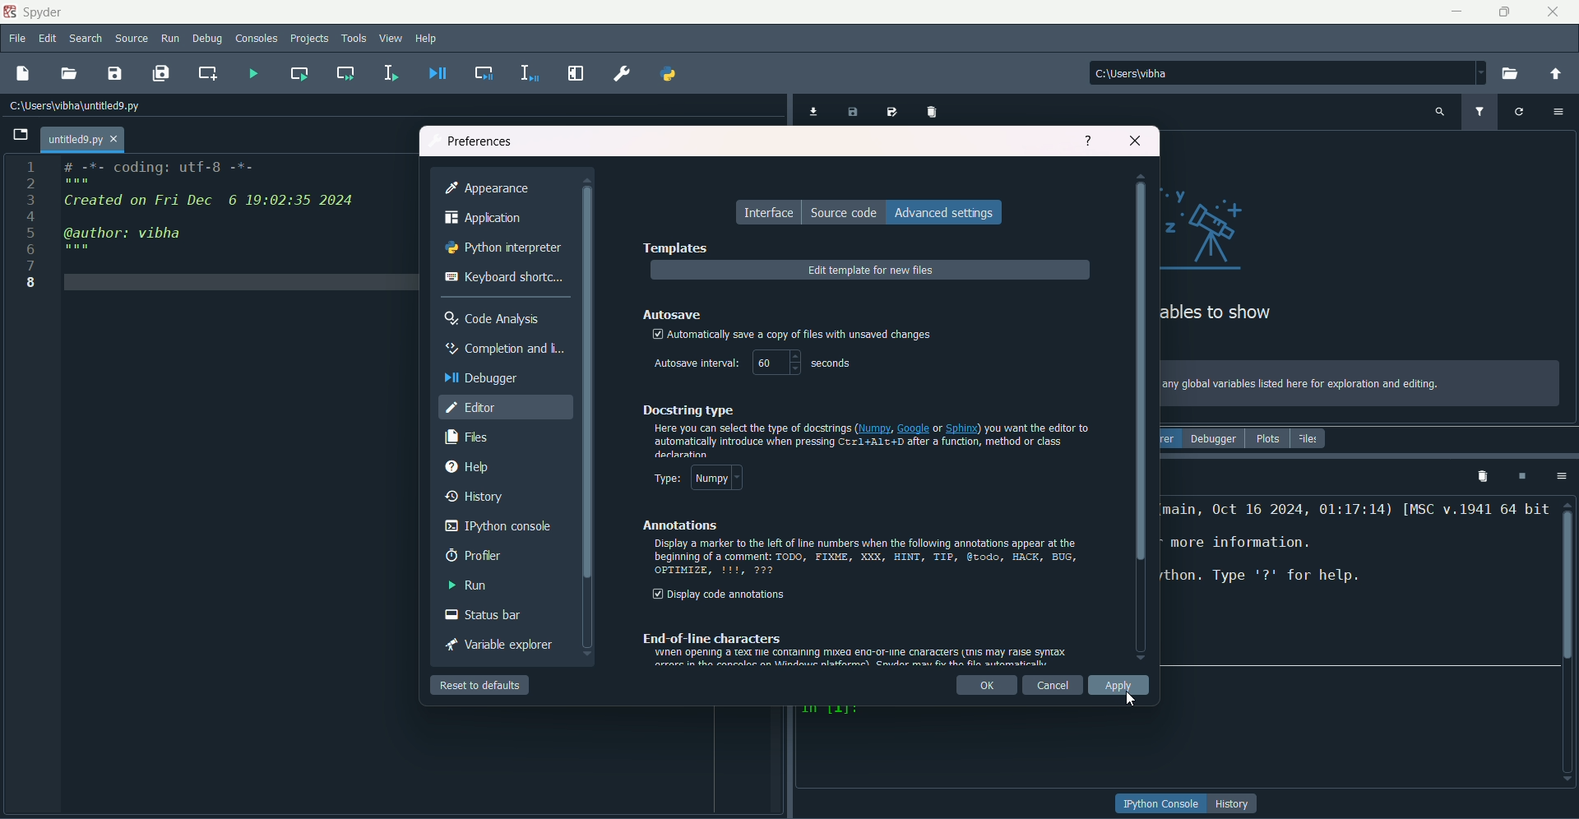  What do you see at coordinates (35, 12) in the screenshot?
I see `name & logo` at bounding box center [35, 12].